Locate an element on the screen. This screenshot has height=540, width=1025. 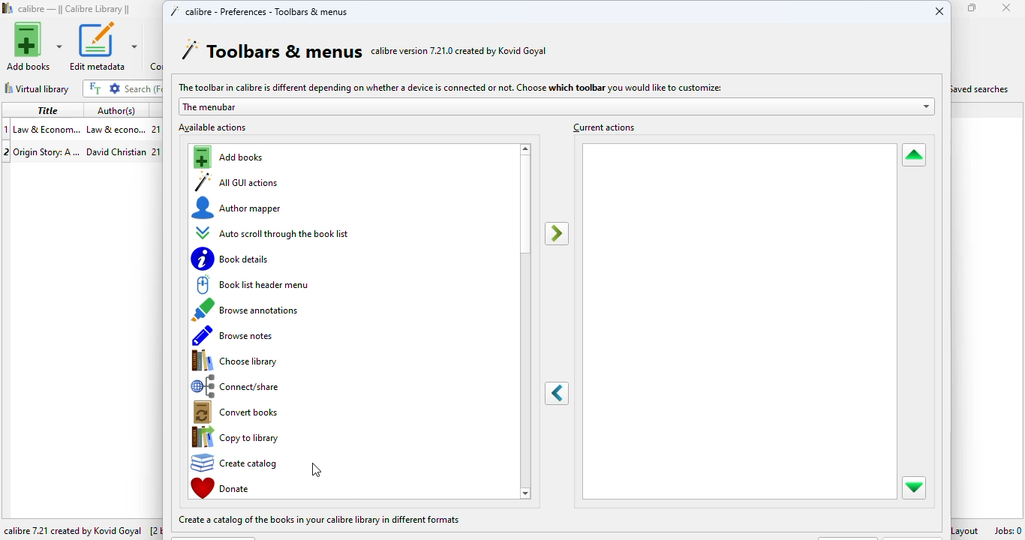
book list header menu is located at coordinates (252, 284).